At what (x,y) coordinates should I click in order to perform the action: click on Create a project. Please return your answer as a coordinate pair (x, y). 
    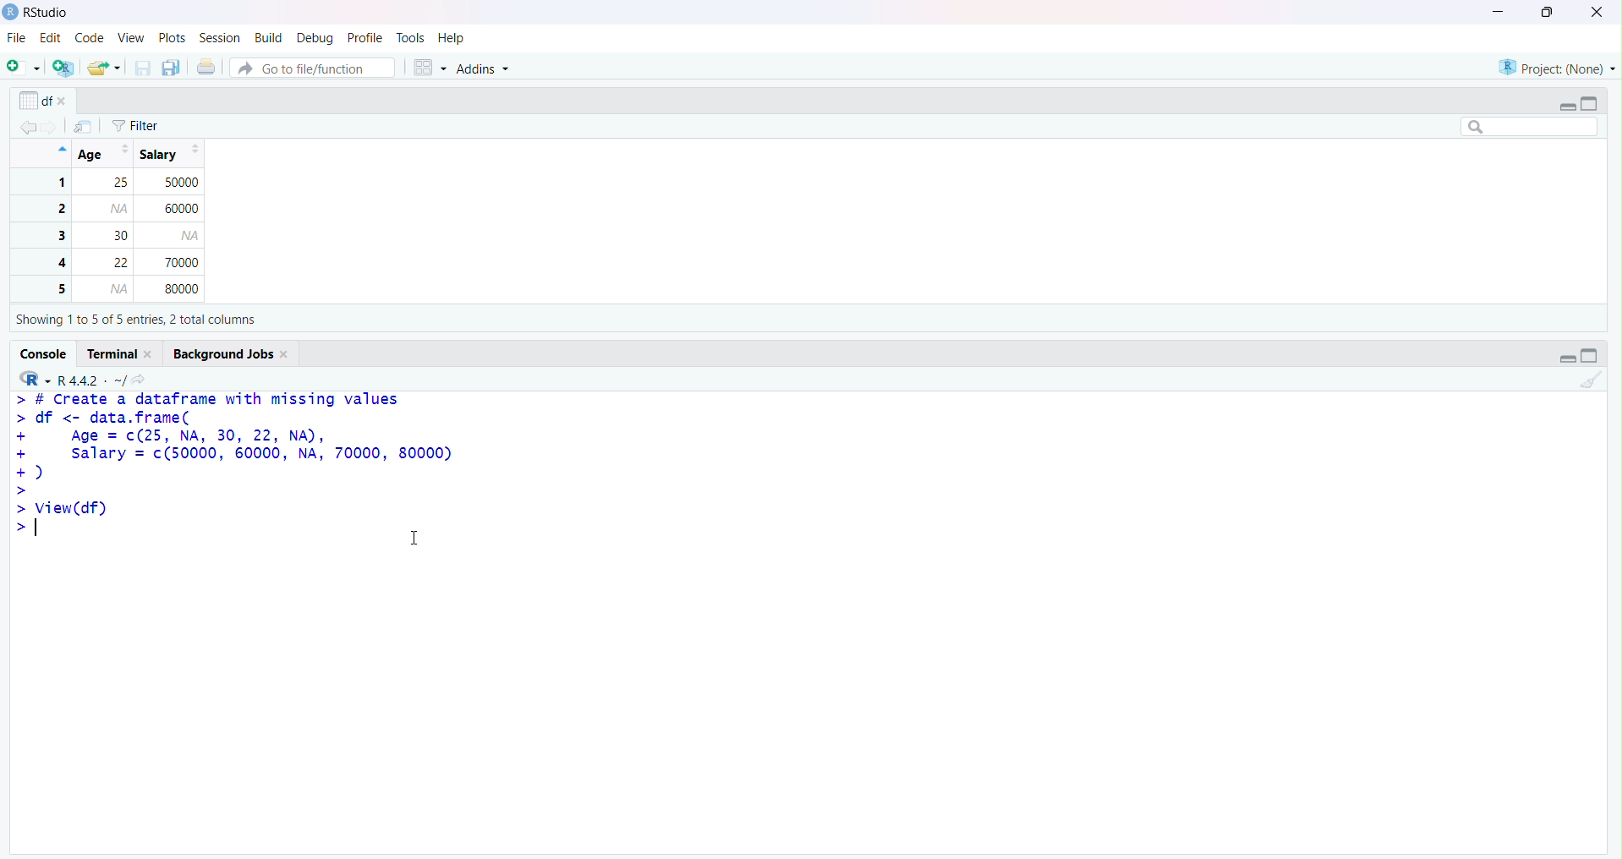
    Looking at the image, I should click on (64, 66).